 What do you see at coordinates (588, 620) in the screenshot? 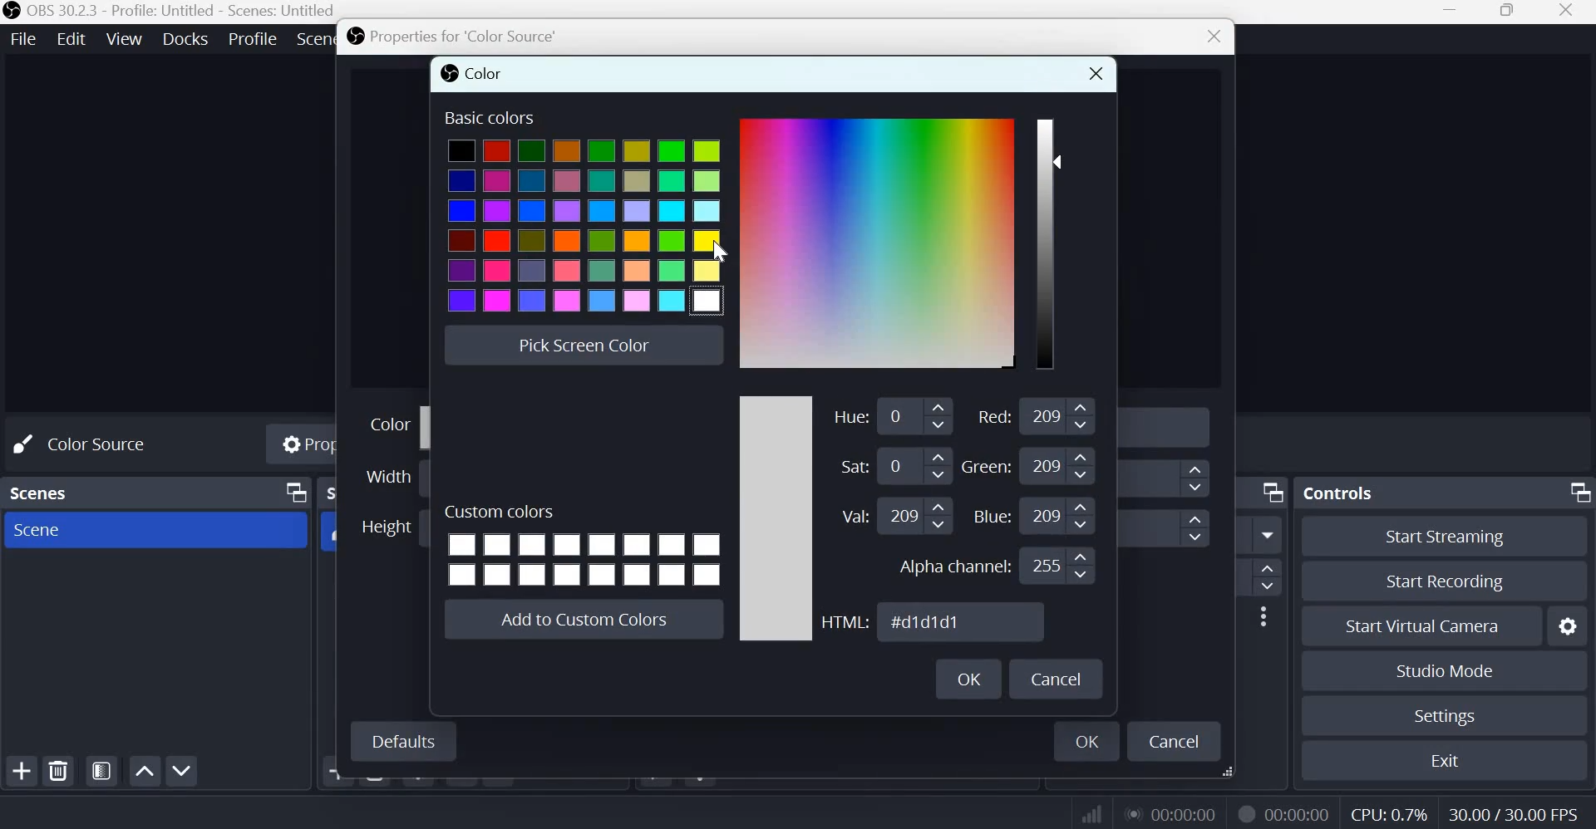
I see `Add to custom colors` at bounding box center [588, 620].